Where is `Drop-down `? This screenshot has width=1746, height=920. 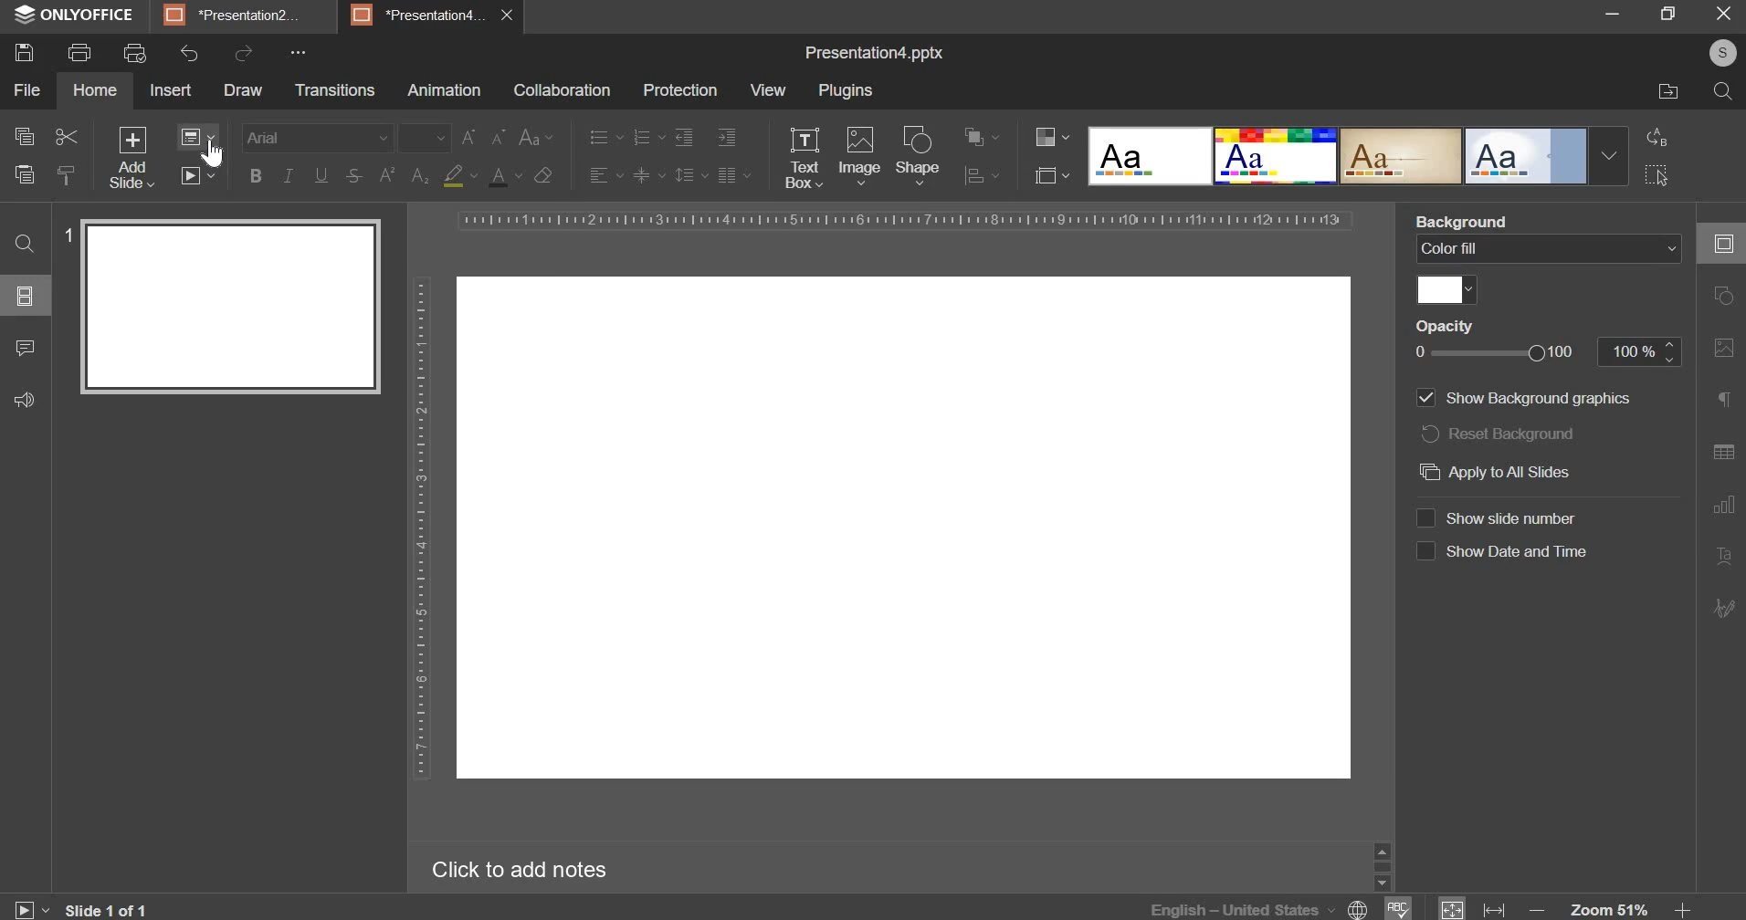
Drop-down  is located at coordinates (1609, 156).